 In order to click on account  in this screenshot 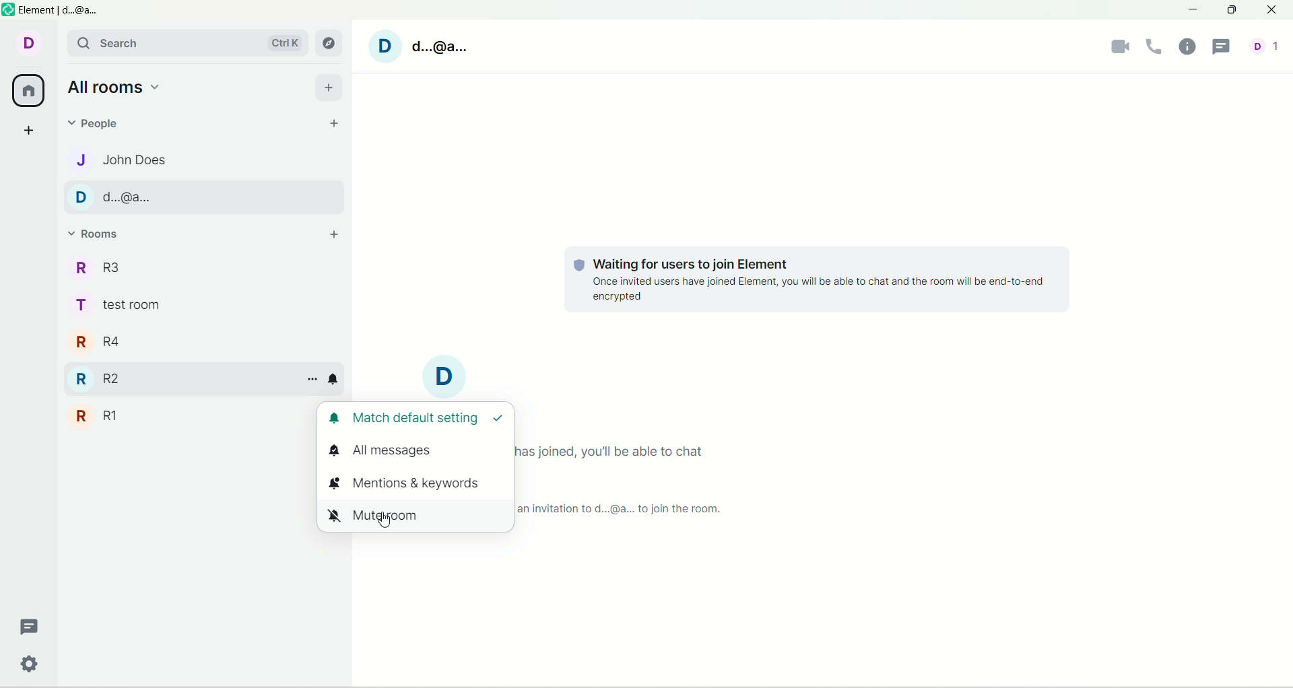, I will do `click(116, 197)`.